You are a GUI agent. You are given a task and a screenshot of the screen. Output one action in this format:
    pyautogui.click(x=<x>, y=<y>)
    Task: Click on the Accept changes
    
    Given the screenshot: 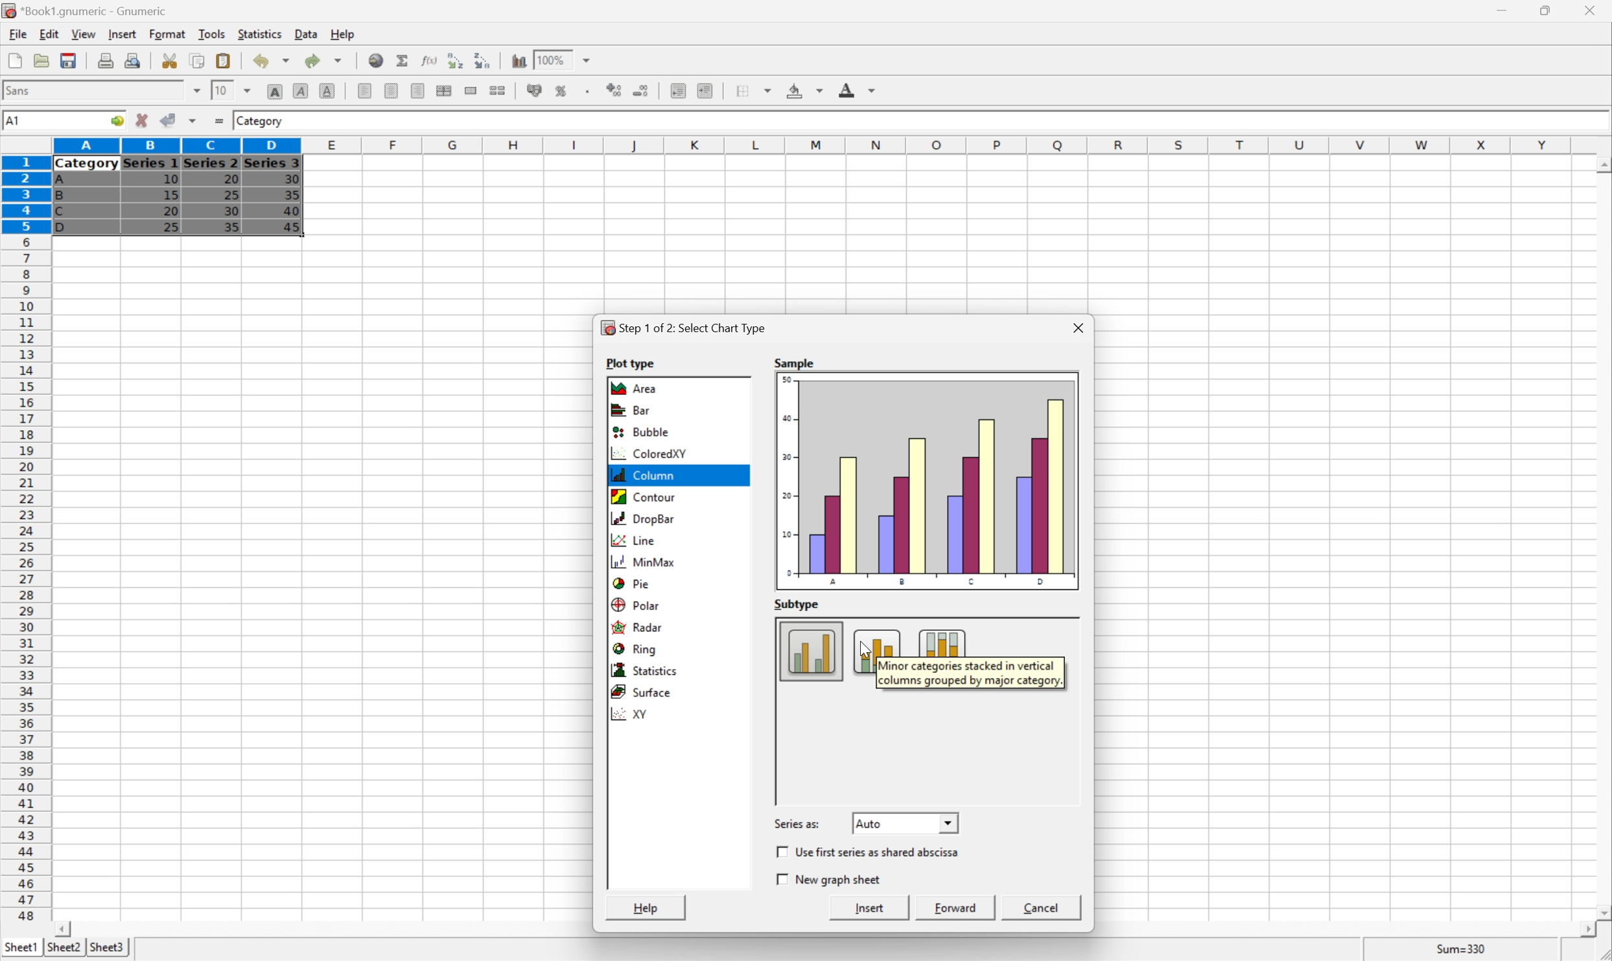 What is the action you would take?
    pyautogui.click(x=167, y=119)
    